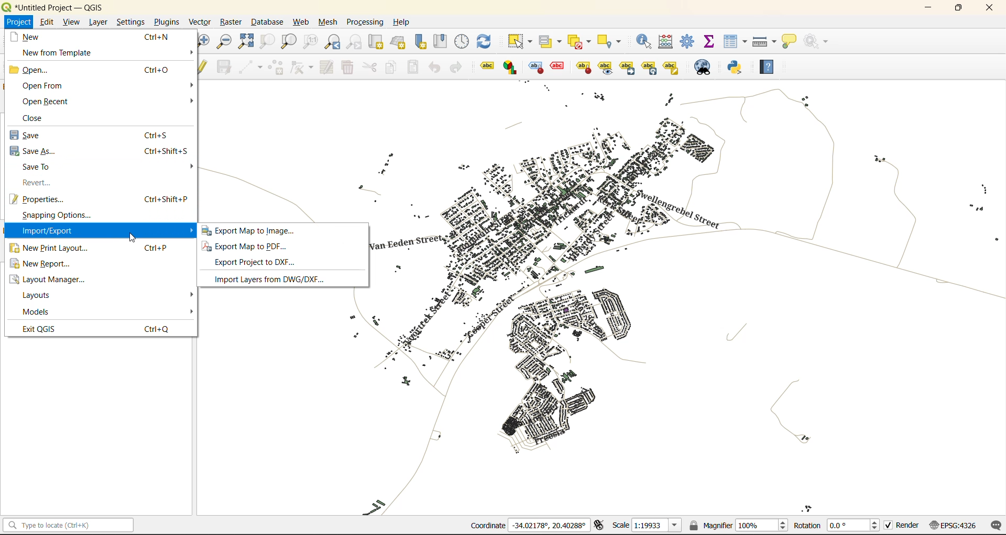 The height and width of the screenshot is (535, 1006). I want to click on layouts, so click(41, 295).